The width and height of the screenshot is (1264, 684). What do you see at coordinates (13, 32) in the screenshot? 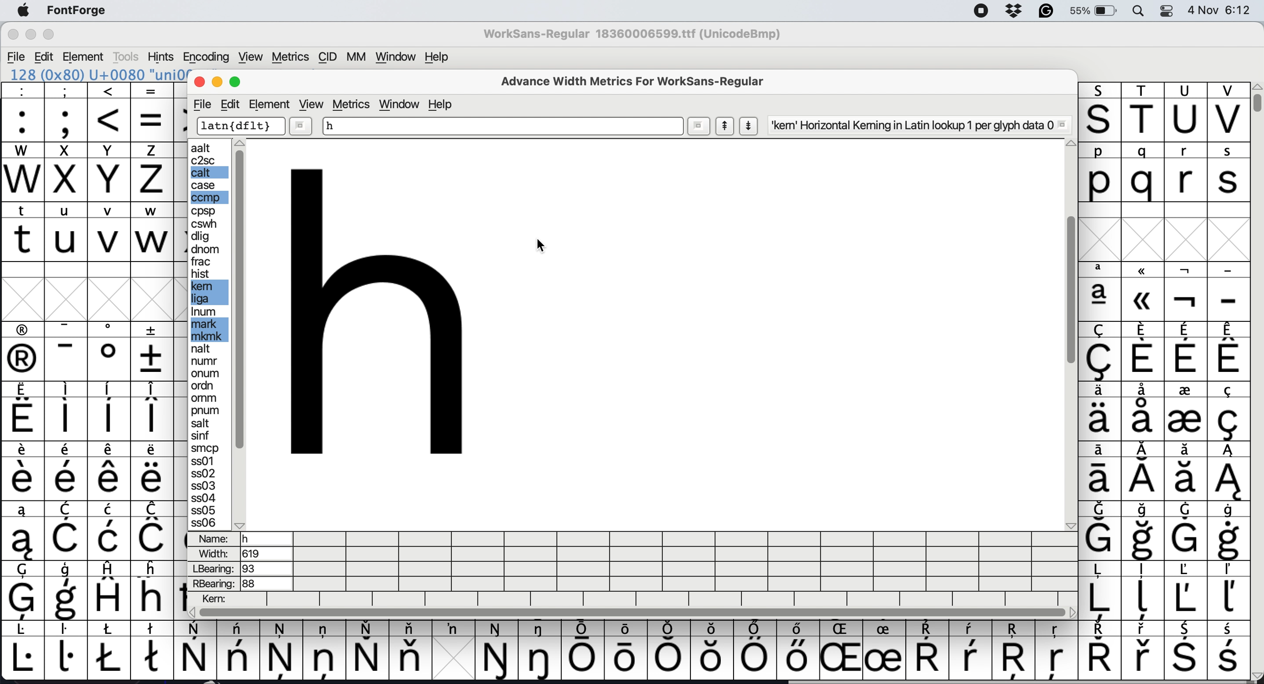
I see `Close` at bounding box center [13, 32].